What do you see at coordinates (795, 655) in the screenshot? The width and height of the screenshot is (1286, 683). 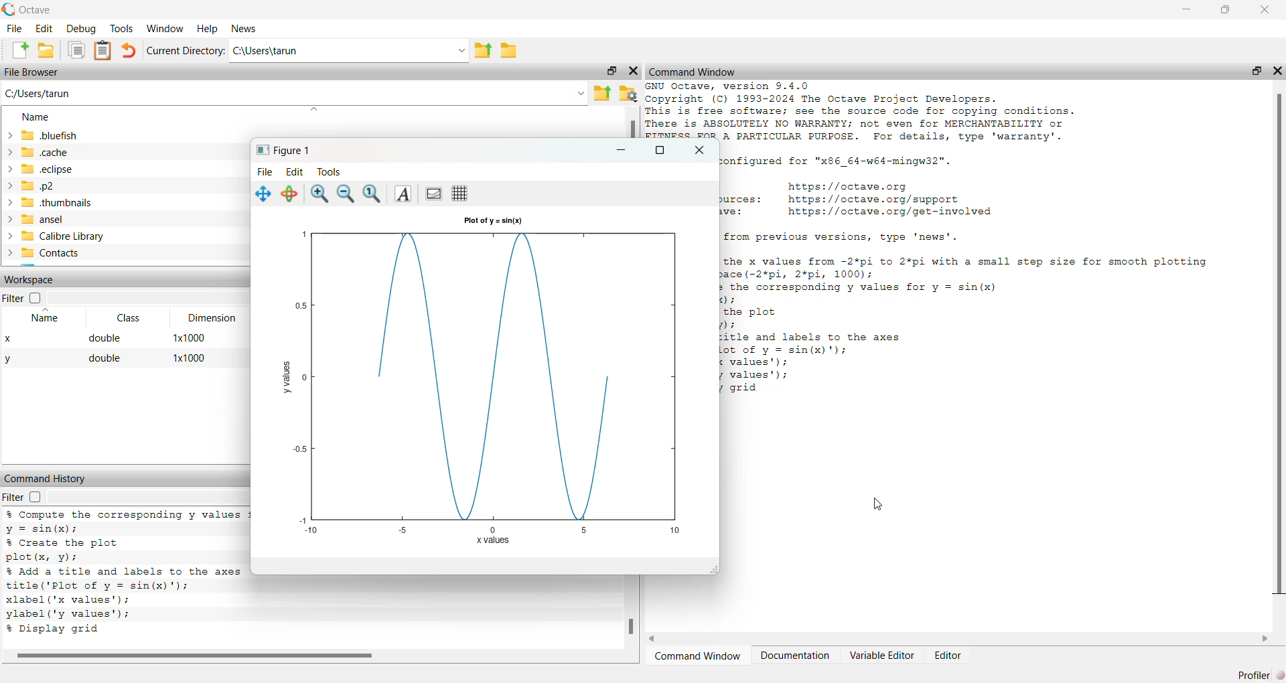 I see `Documentation` at bounding box center [795, 655].